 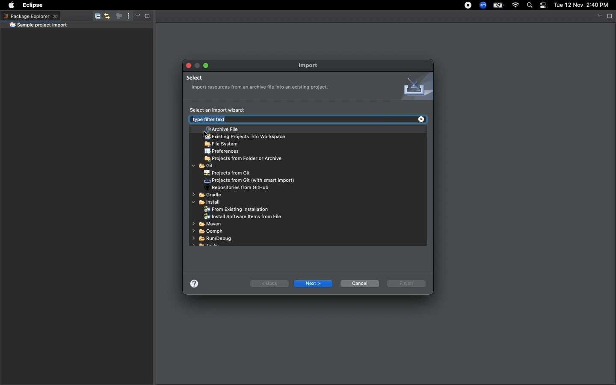 I want to click on Charge, so click(x=499, y=5).